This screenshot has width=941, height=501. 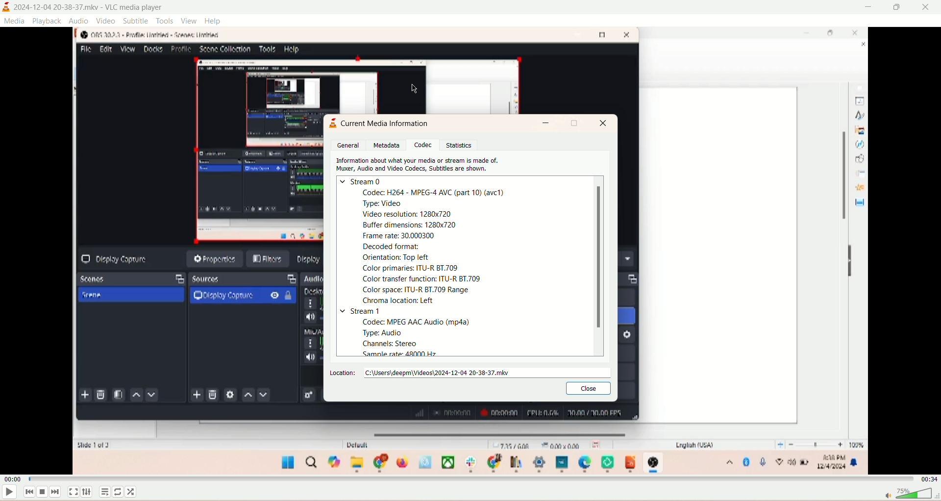 What do you see at coordinates (44, 492) in the screenshot?
I see `stop` at bounding box center [44, 492].